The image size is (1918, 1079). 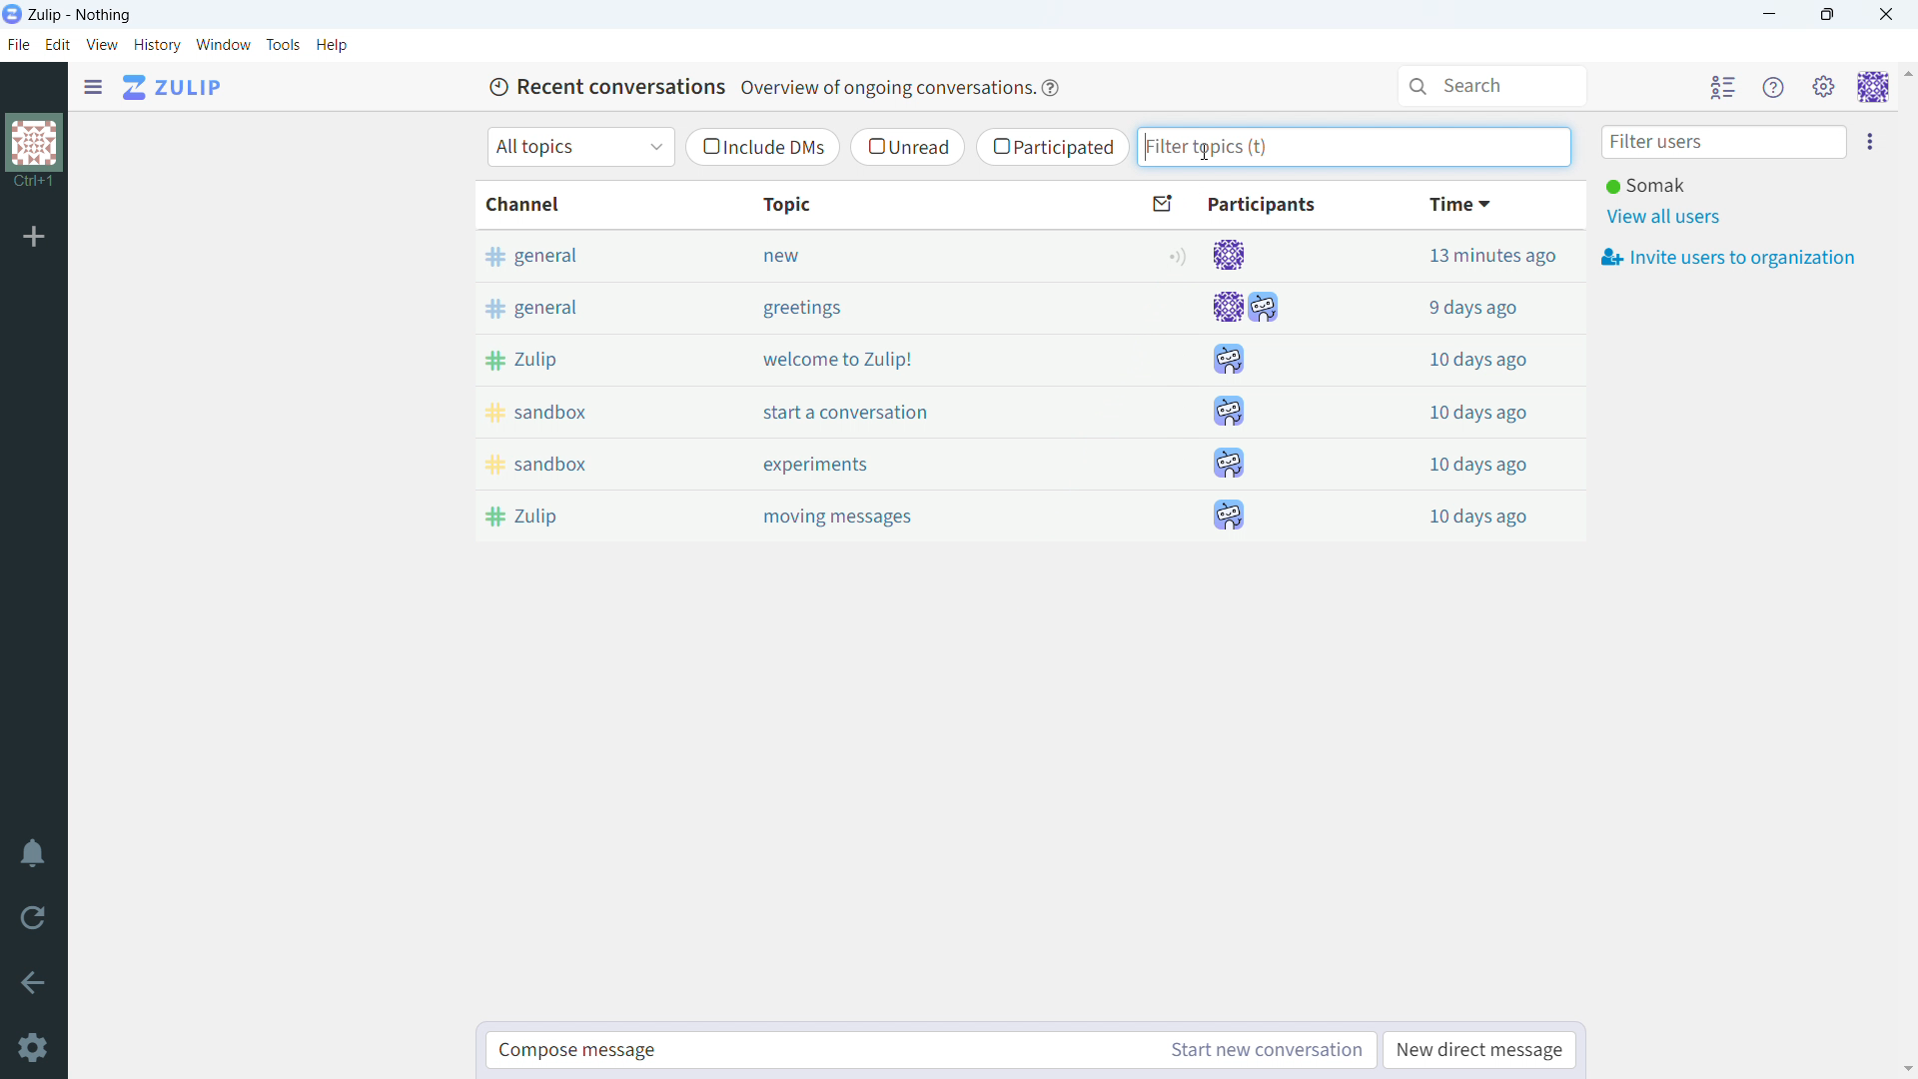 I want to click on sandbox, so click(x=577, y=412).